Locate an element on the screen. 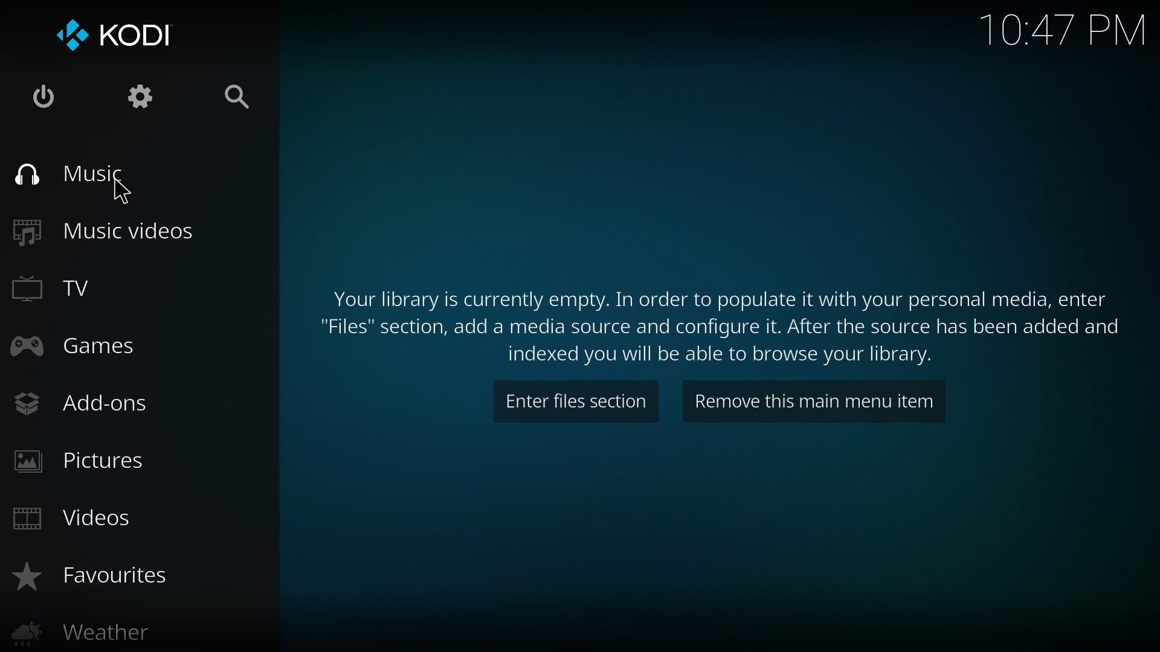 The image size is (1160, 652). settings is located at coordinates (144, 97).